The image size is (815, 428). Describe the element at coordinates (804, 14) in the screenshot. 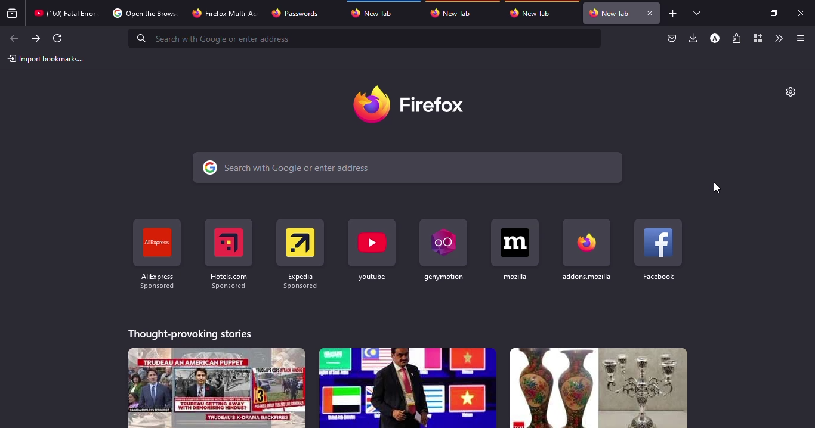

I see `close` at that location.